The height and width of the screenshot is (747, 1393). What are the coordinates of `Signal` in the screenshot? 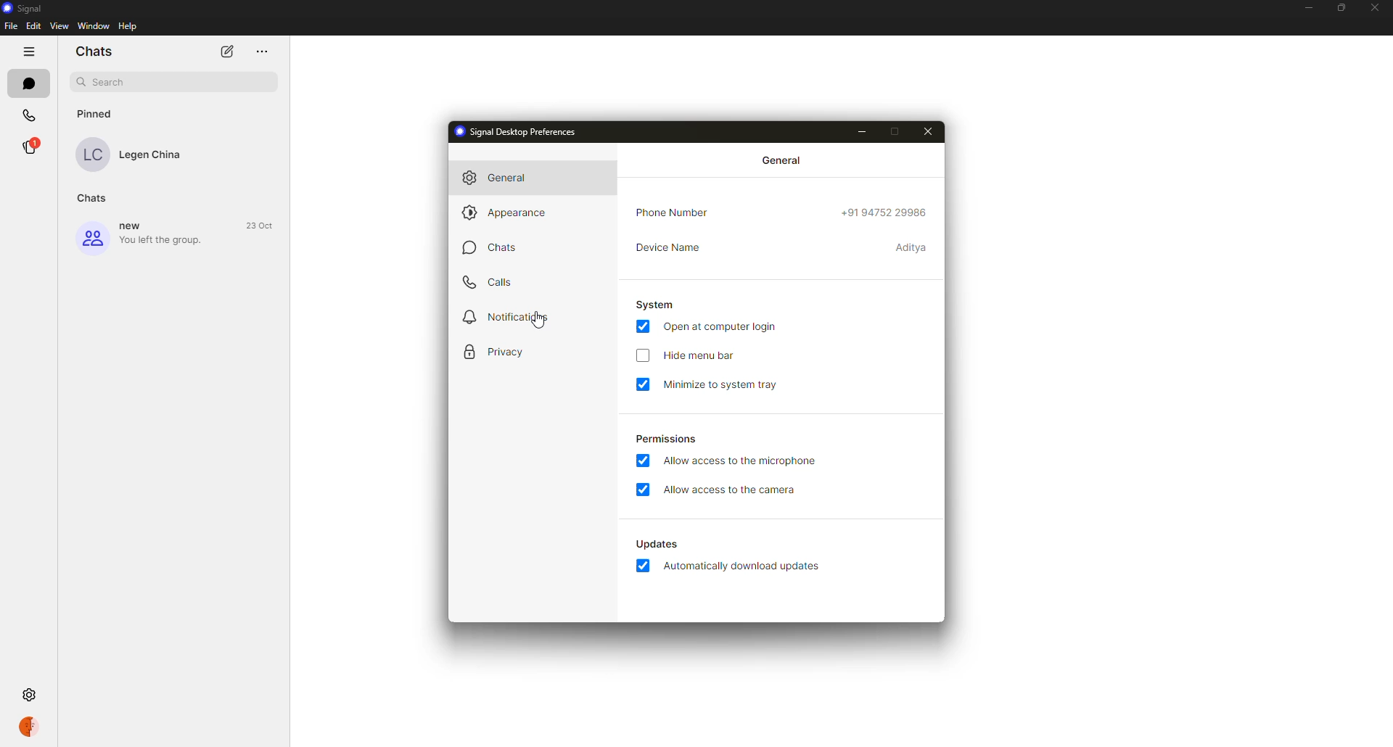 It's located at (25, 9).